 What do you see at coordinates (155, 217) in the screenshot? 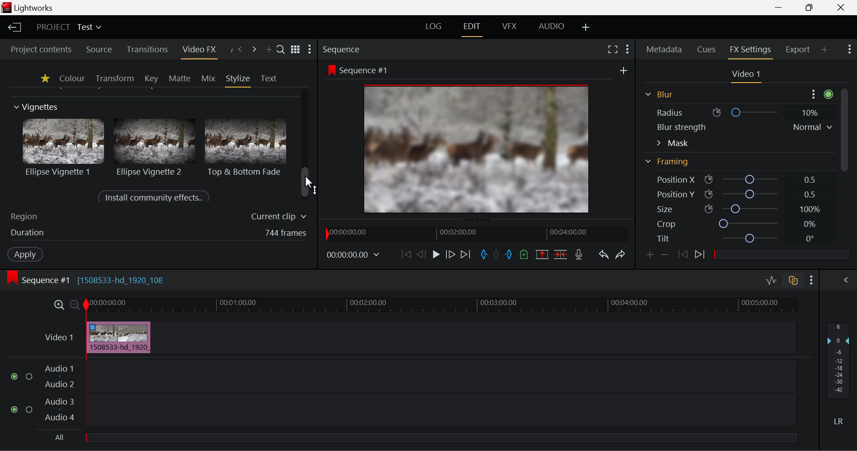
I see `Region of Effect` at bounding box center [155, 217].